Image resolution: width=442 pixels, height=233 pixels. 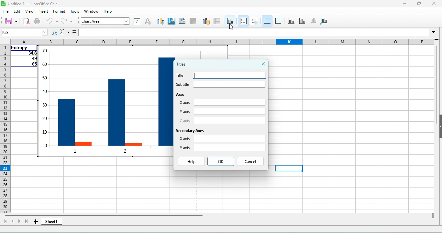 What do you see at coordinates (76, 150) in the screenshot?
I see `1` at bounding box center [76, 150].